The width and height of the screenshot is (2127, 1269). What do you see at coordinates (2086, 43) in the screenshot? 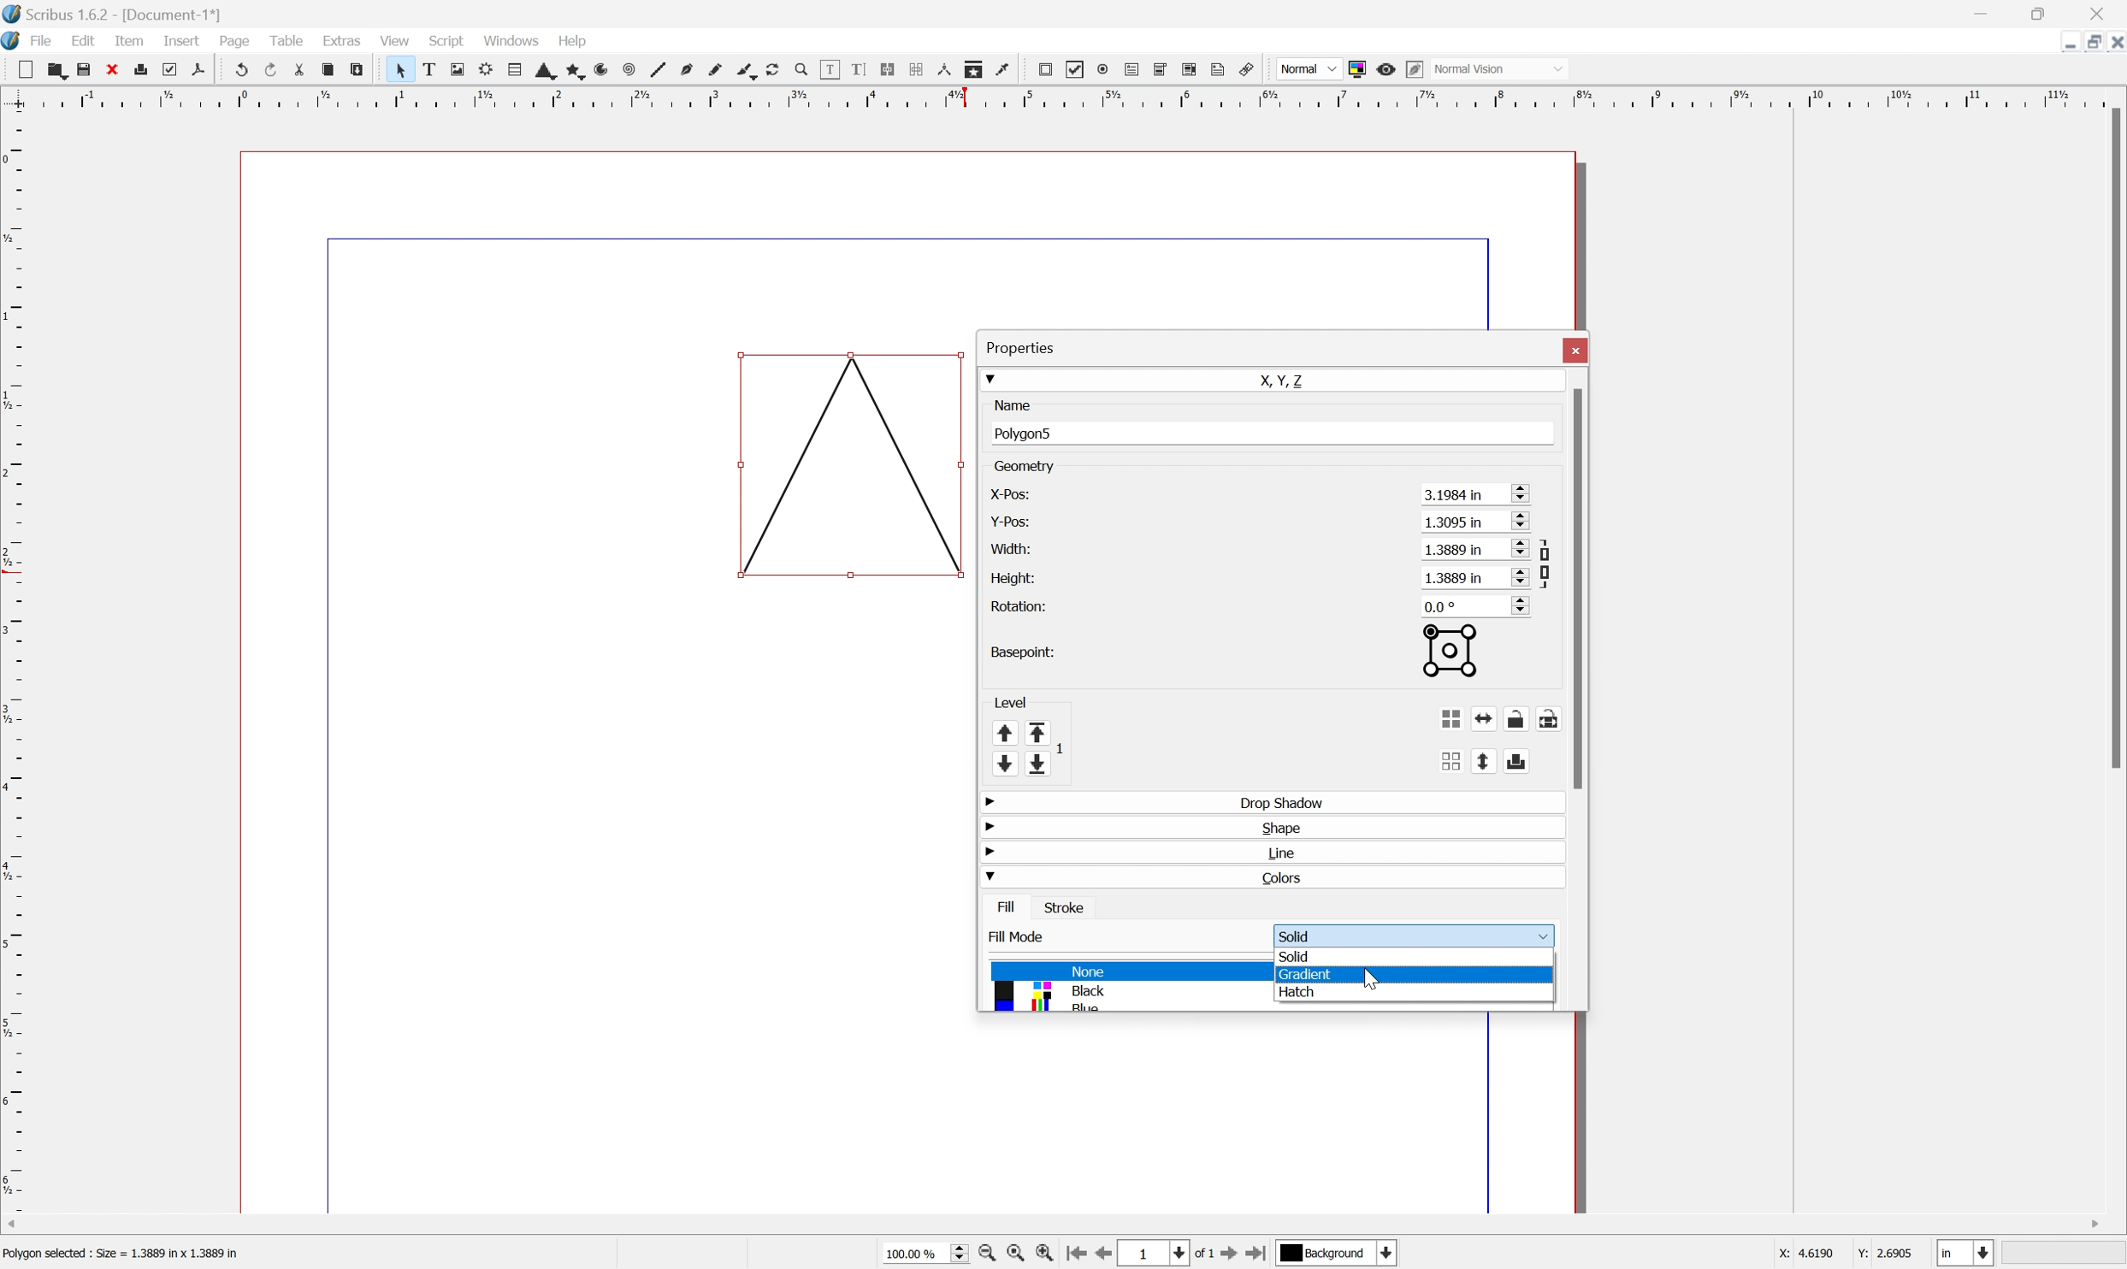
I see `Restore Down` at bounding box center [2086, 43].